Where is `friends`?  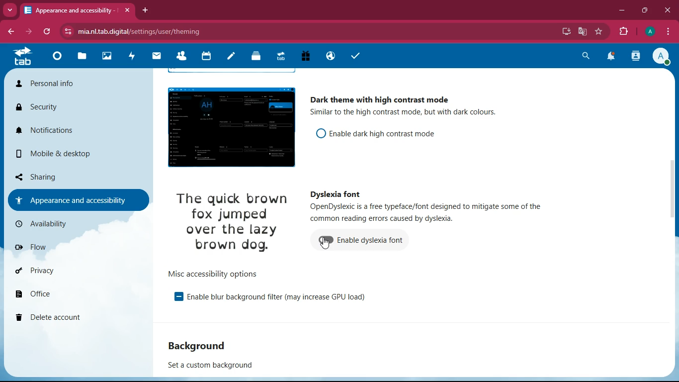
friends is located at coordinates (184, 56).